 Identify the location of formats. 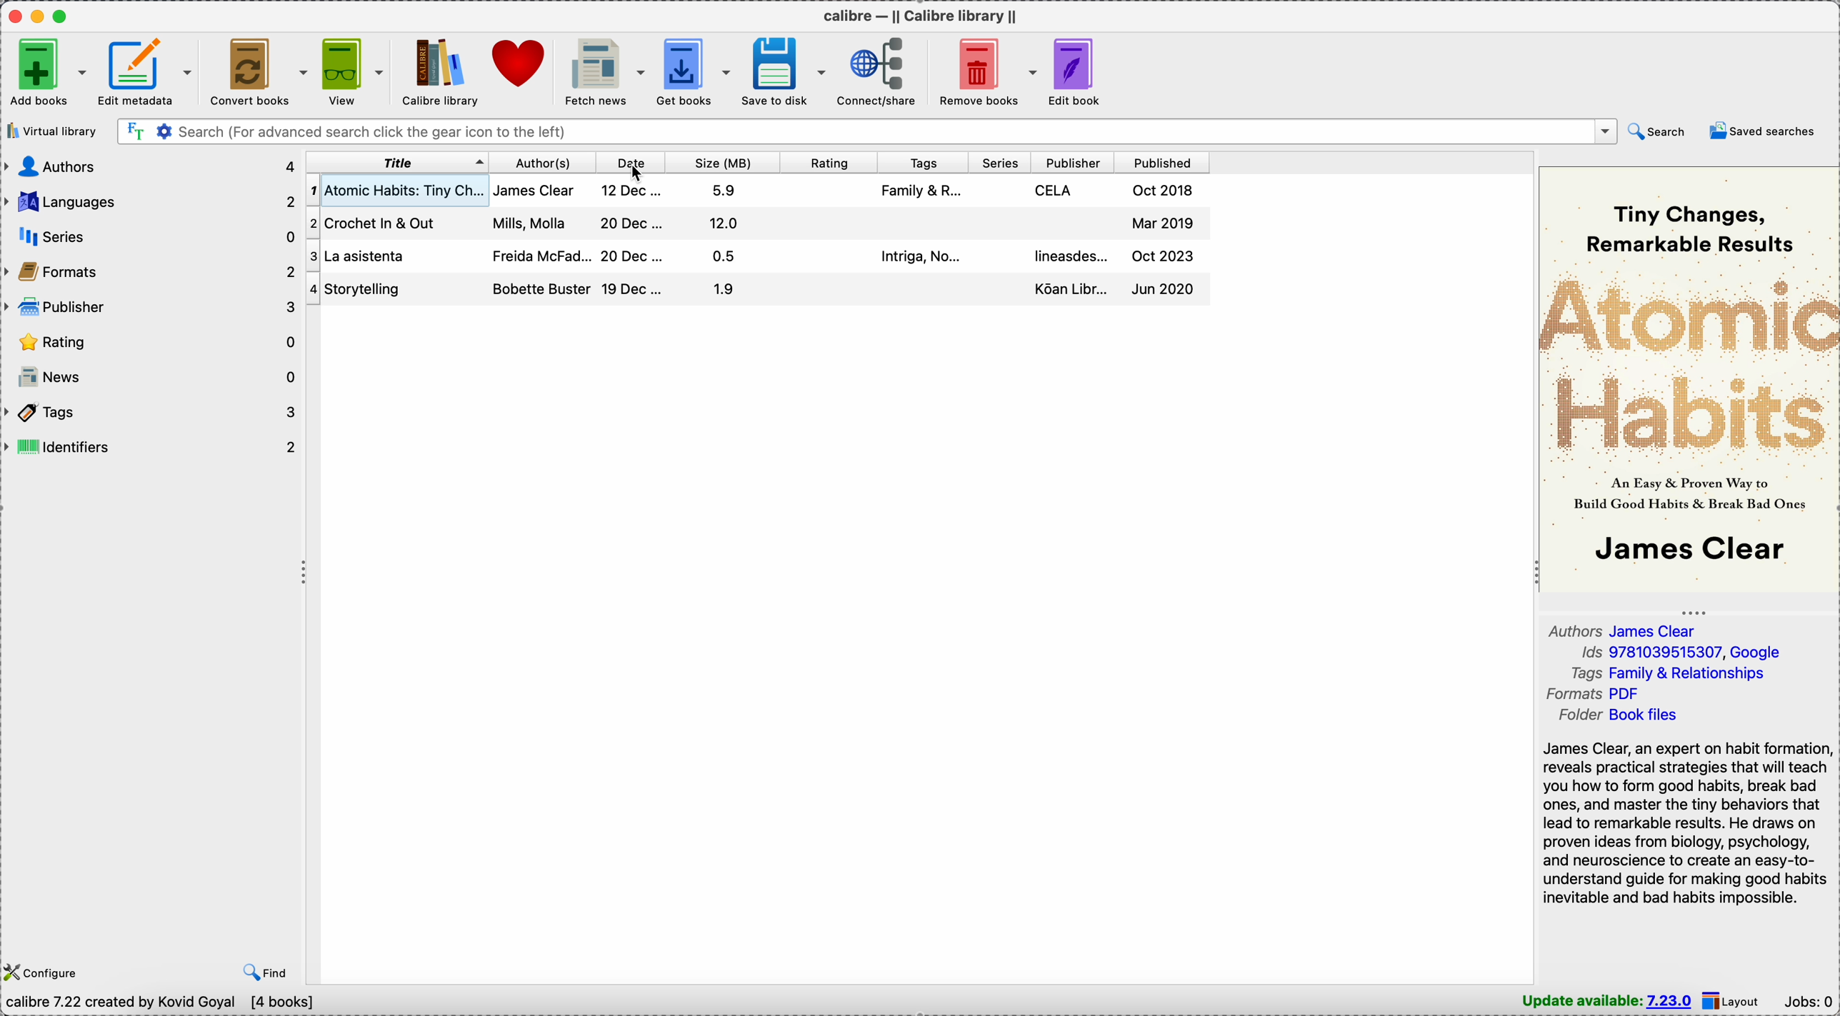
(152, 274).